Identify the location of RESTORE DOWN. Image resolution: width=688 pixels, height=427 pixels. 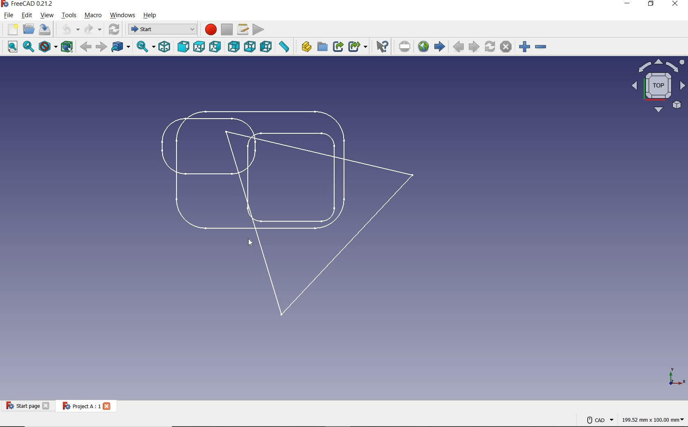
(652, 4).